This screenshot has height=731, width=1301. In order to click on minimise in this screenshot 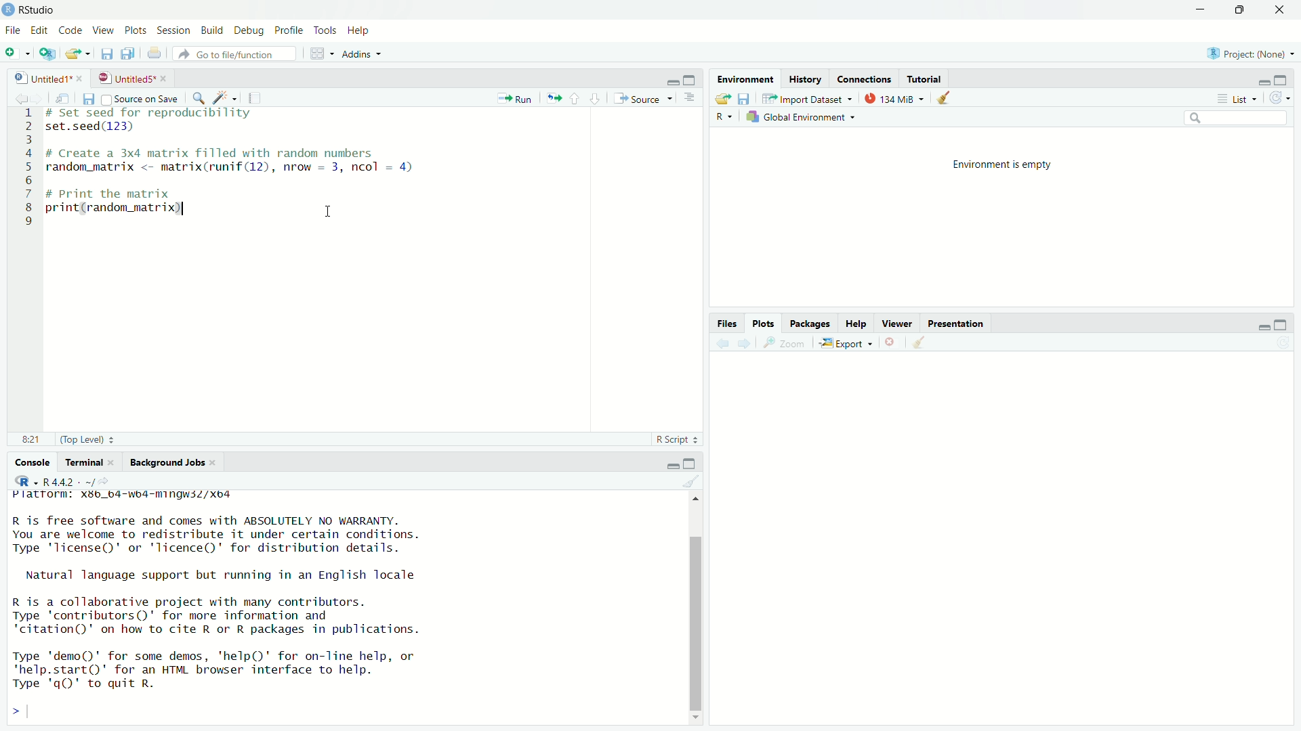, I will do `click(1260, 81)`.